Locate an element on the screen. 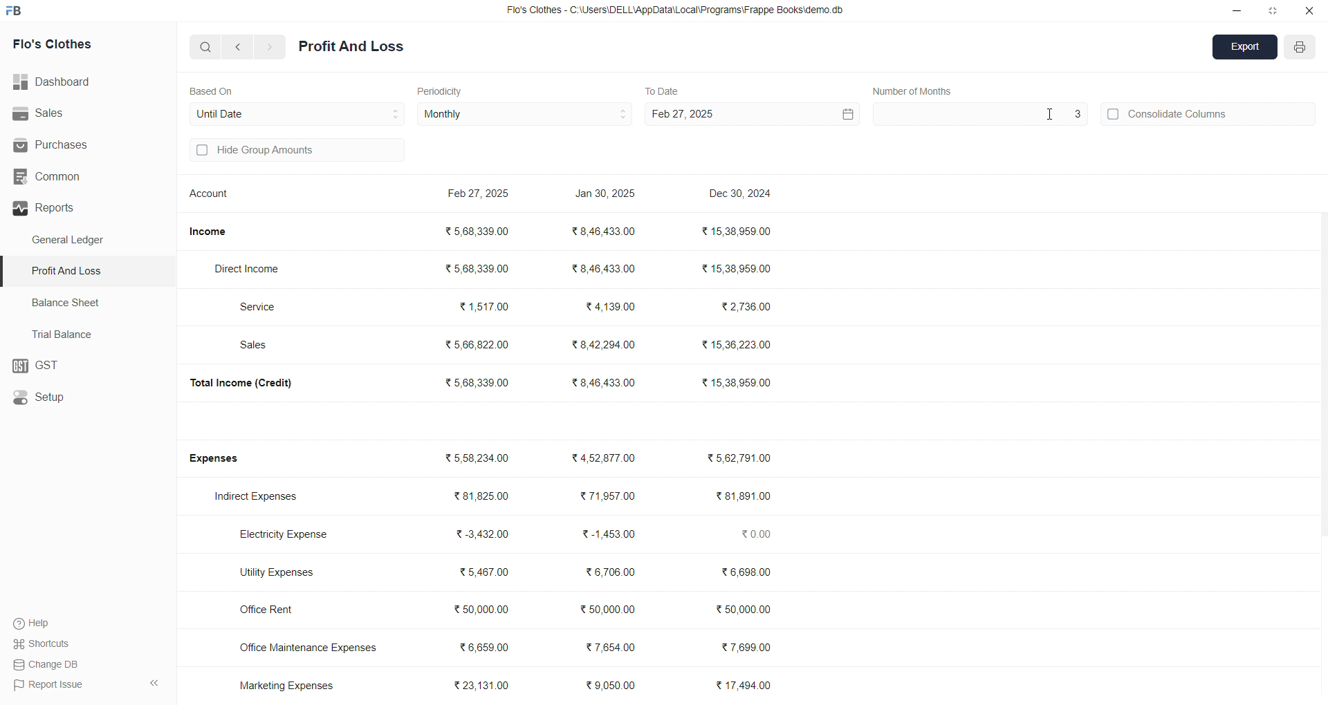 The width and height of the screenshot is (1328, 705). ₹8,46,433.00 is located at coordinates (607, 231).